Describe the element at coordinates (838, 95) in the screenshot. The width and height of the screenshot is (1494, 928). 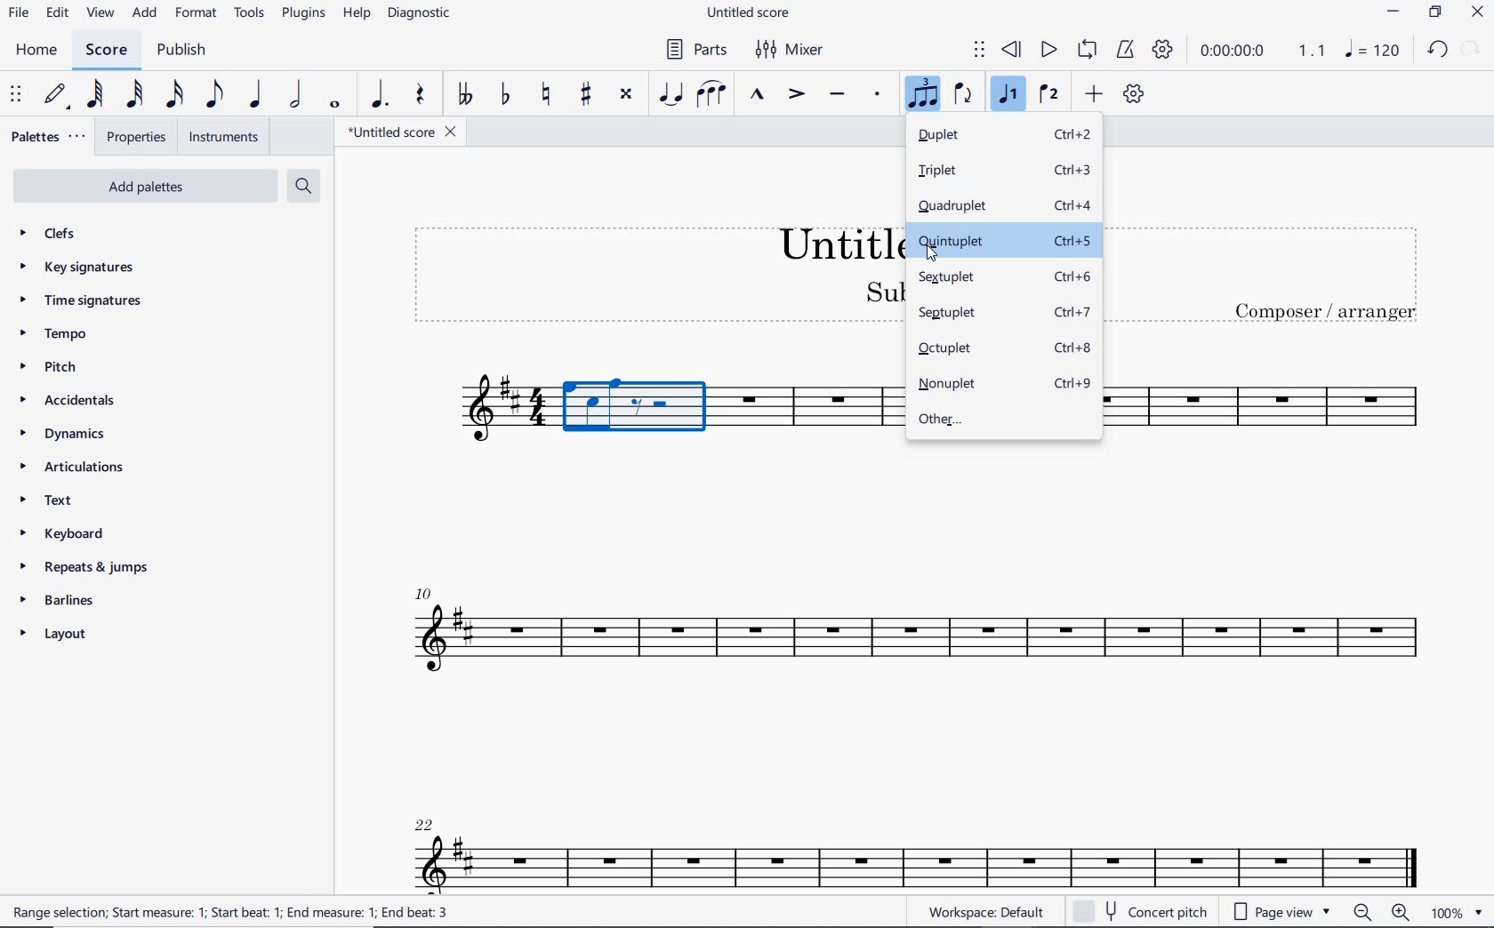
I see `TENUTO` at that location.